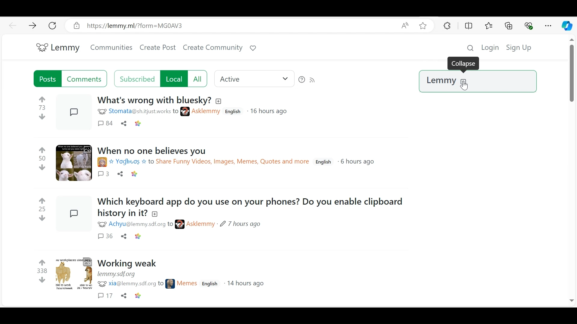  I want to click on links, so click(138, 295).